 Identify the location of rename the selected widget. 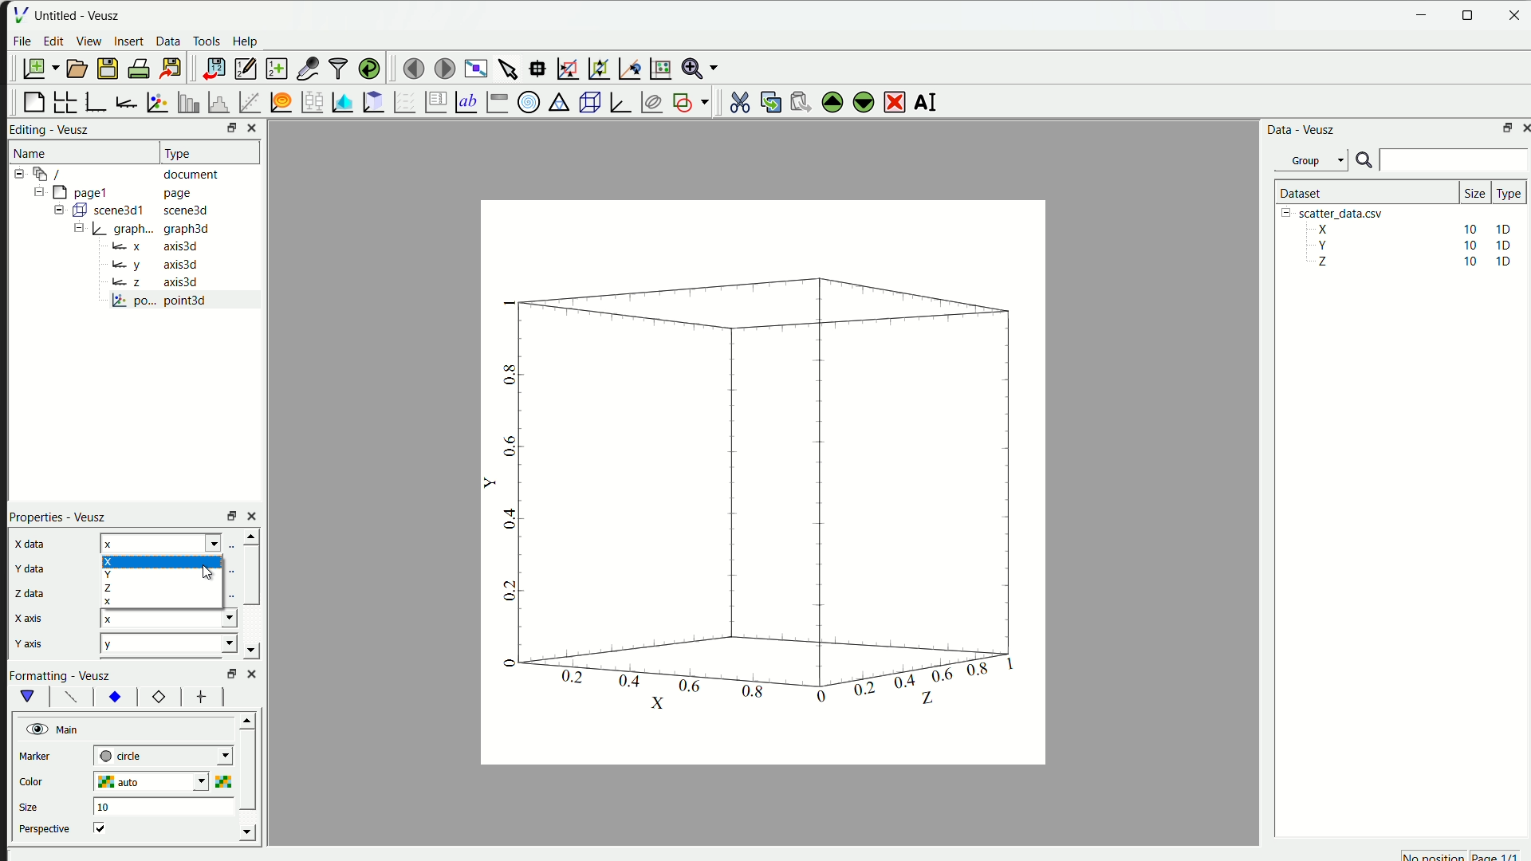
(925, 101).